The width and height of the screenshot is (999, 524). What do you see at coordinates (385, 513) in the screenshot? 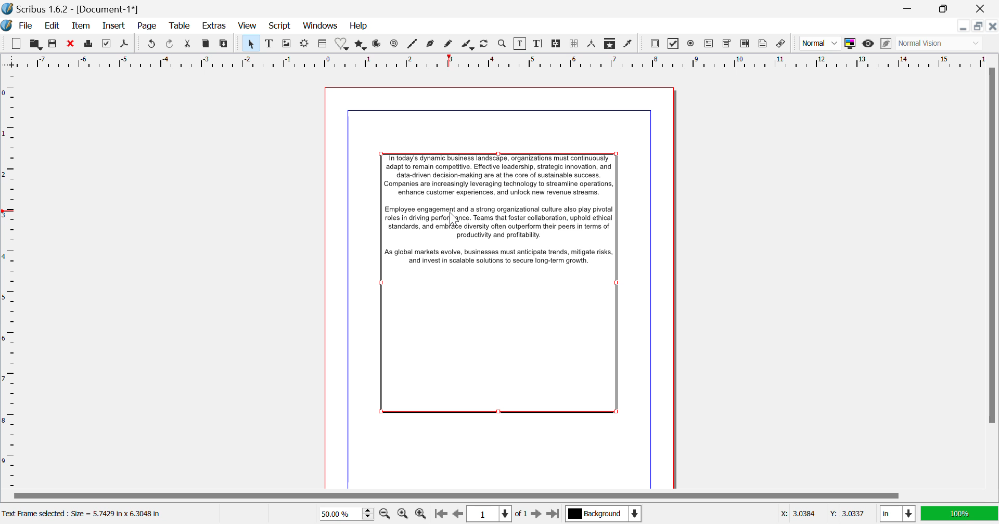
I see `Zoom Out` at bounding box center [385, 513].